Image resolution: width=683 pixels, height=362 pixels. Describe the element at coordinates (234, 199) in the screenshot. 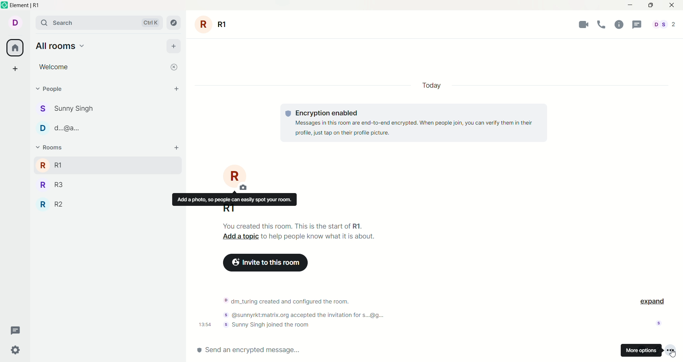

I see `Text description of function of button above` at that location.